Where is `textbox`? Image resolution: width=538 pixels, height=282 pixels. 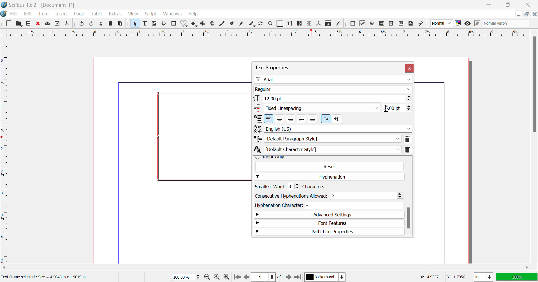 textbox is located at coordinates (204, 137).